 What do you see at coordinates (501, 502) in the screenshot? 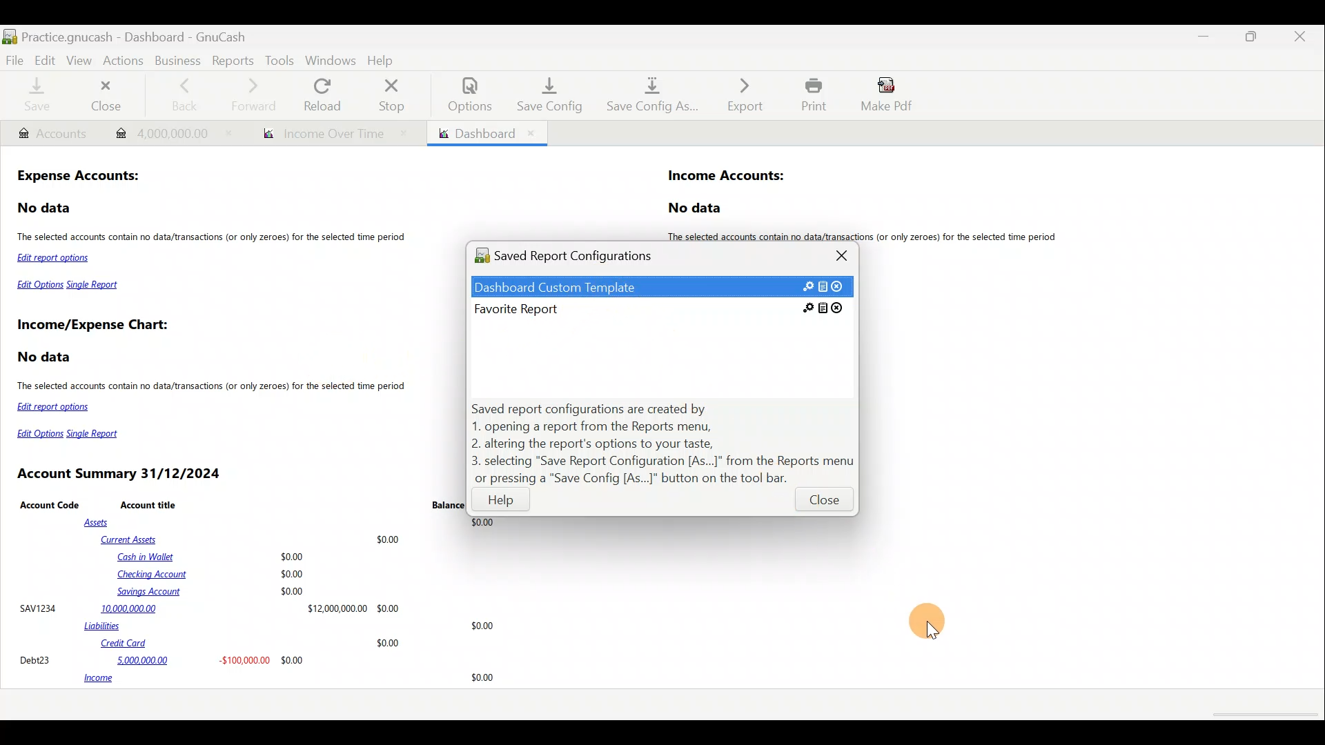
I see `Help` at bounding box center [501, 502].